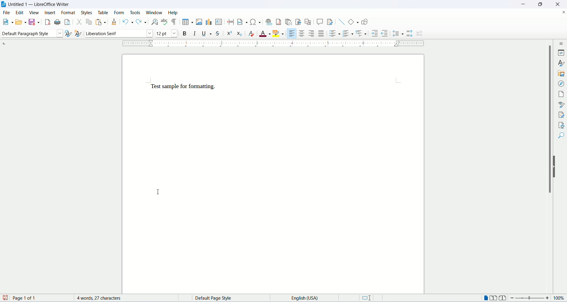  Describe the element at coordinates (320, 21) in the screenshot. I see `insert comment` at that location.